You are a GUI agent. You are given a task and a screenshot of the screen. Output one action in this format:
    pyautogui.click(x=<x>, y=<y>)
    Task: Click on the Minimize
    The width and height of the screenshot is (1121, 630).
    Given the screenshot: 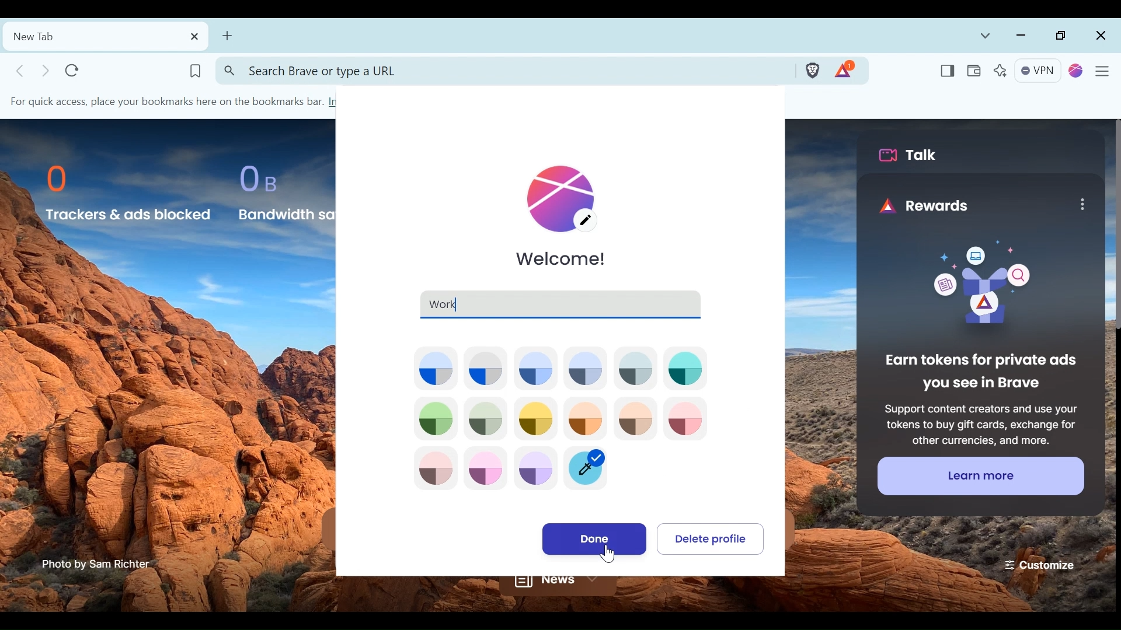 What is the action you would take?
    pyautogui.click(x=1022, y=36)
    